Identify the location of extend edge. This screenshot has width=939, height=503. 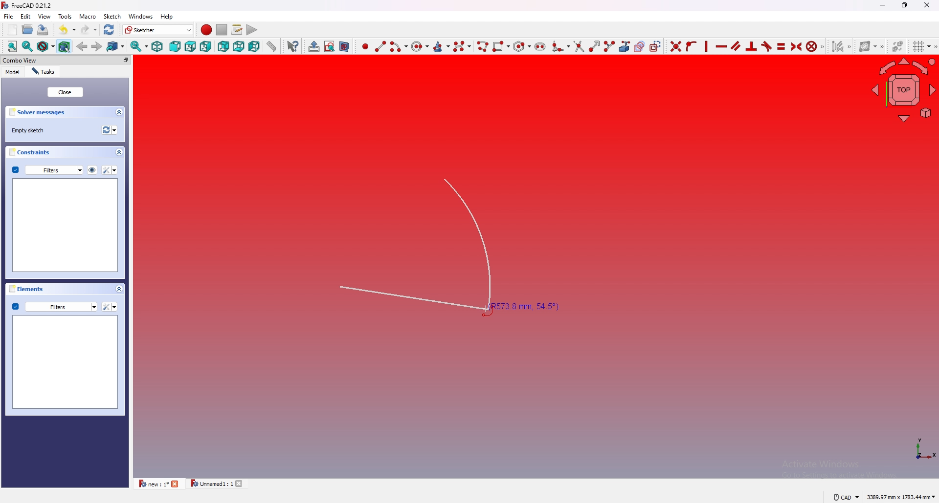
(593, 45).